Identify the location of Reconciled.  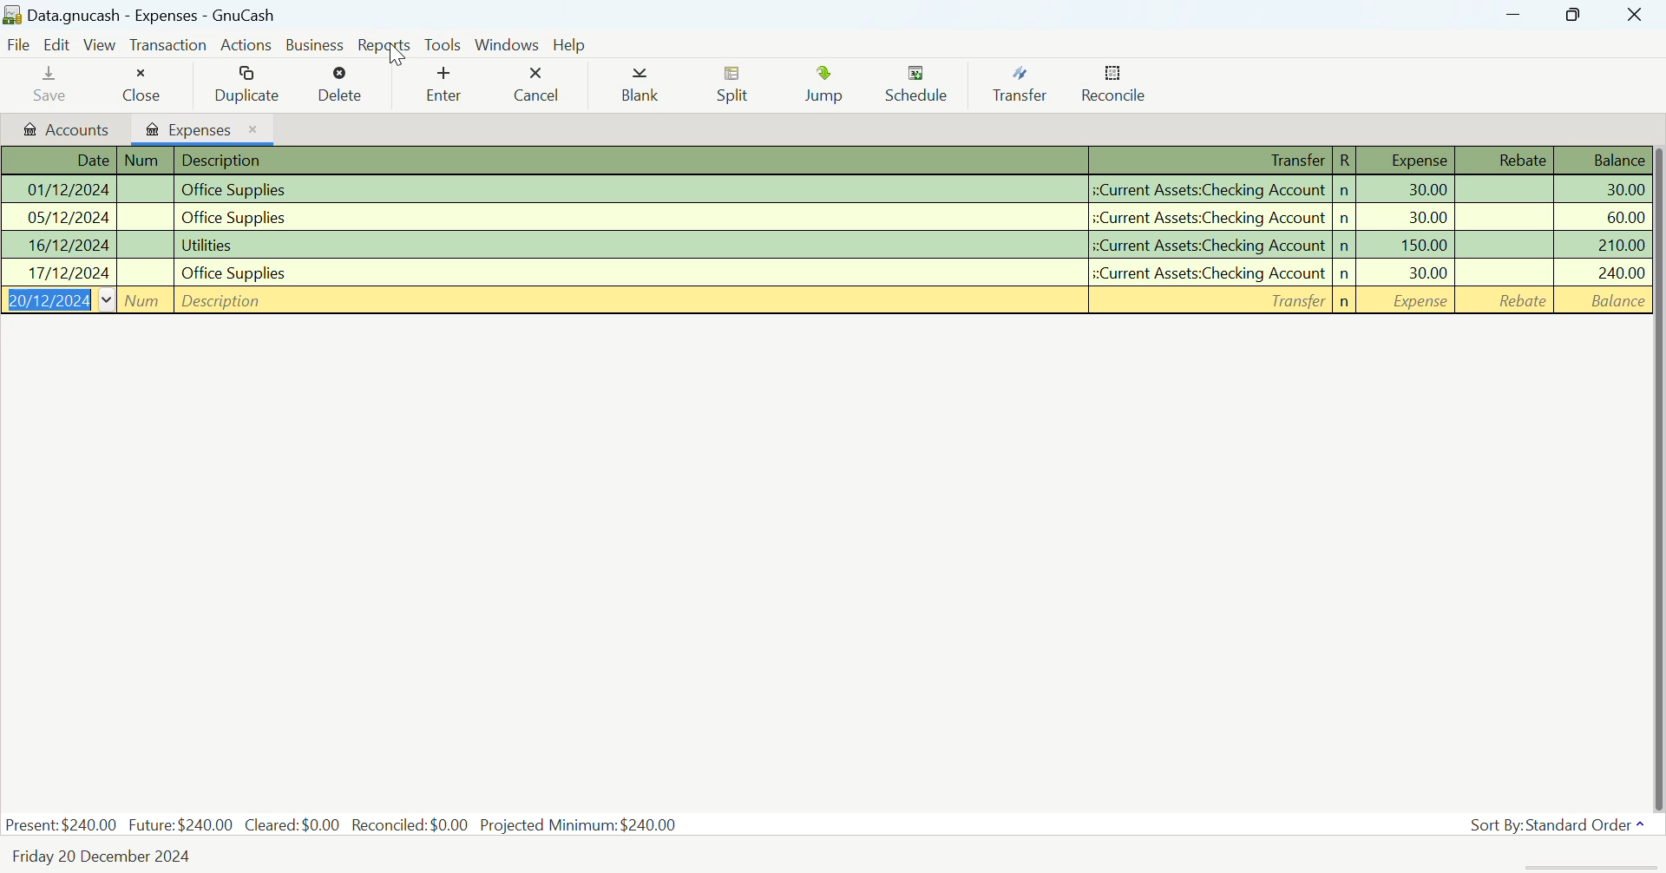
(411, 824).